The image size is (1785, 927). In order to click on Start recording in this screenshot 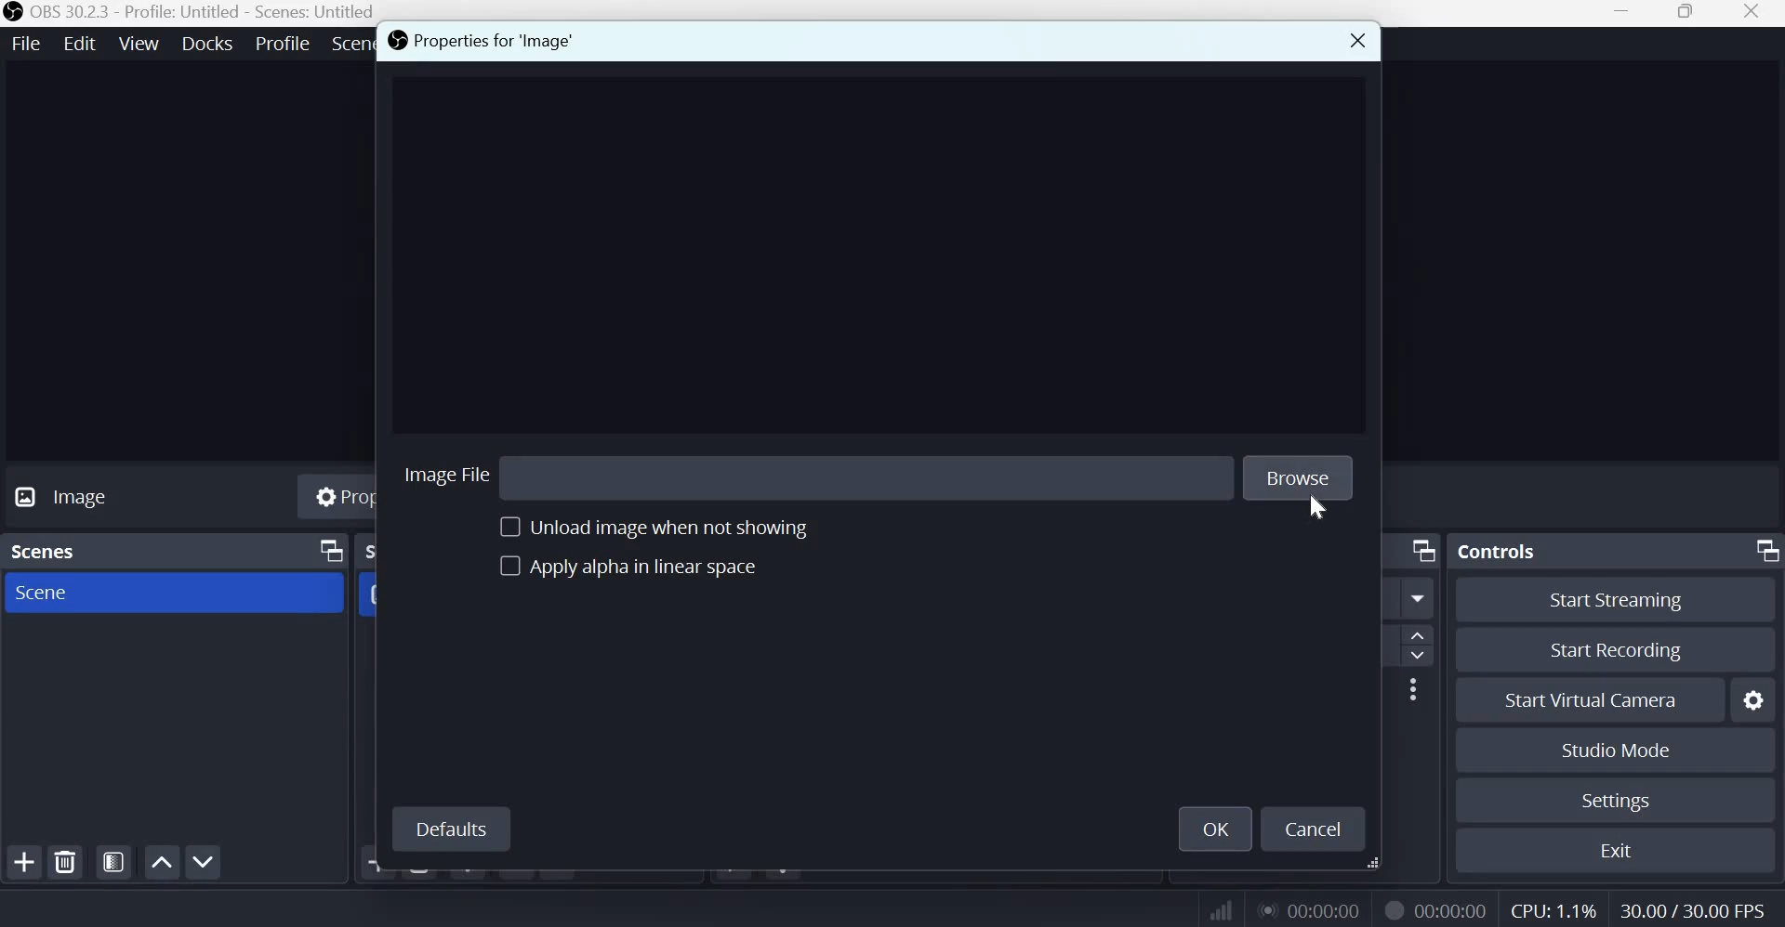, I will do `click(1616, 647)`.